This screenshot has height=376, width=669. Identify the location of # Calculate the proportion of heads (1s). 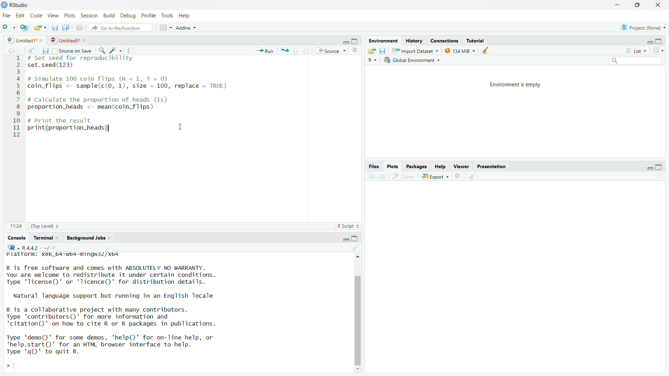
(107, 100).